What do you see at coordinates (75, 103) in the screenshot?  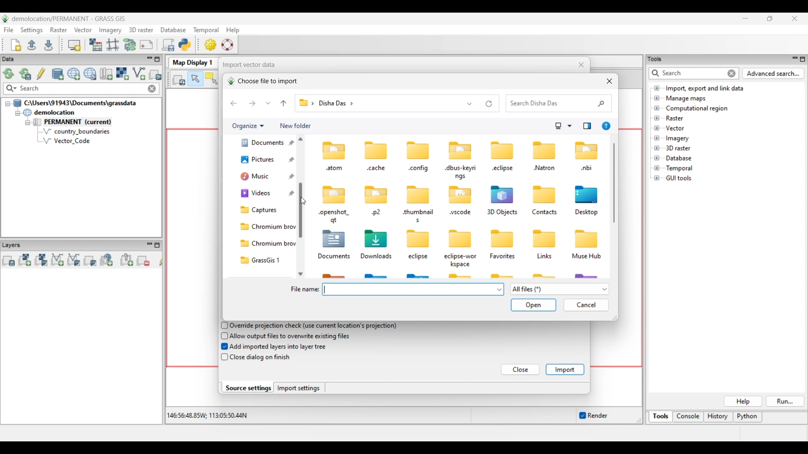 I see `Double click to collapse file thread` at bounding box center [75, 103].